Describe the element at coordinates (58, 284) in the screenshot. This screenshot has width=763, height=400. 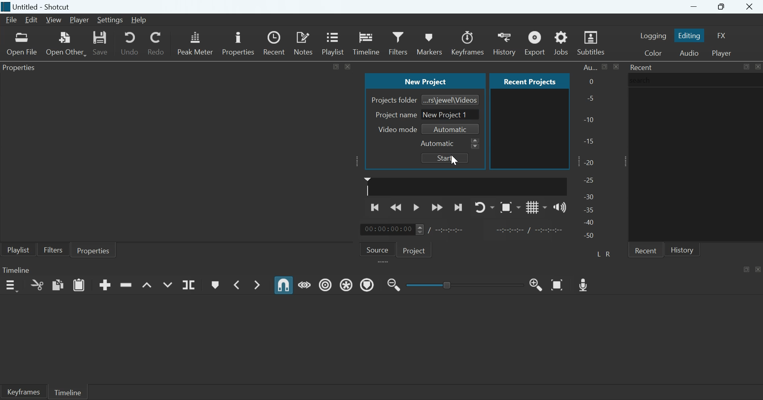
I see `copy` at that location.